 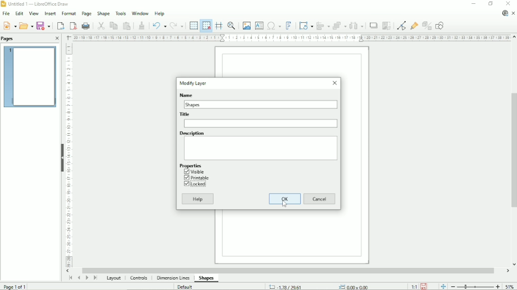 I want to click on Layout, so click(x=113, y=279).